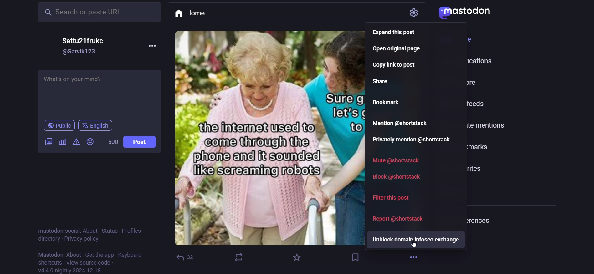 The width and height of the screenshot is (594, 274). Describe the element at coordinates (393, 33) in the screenshot. I see `expand this post` at that location.